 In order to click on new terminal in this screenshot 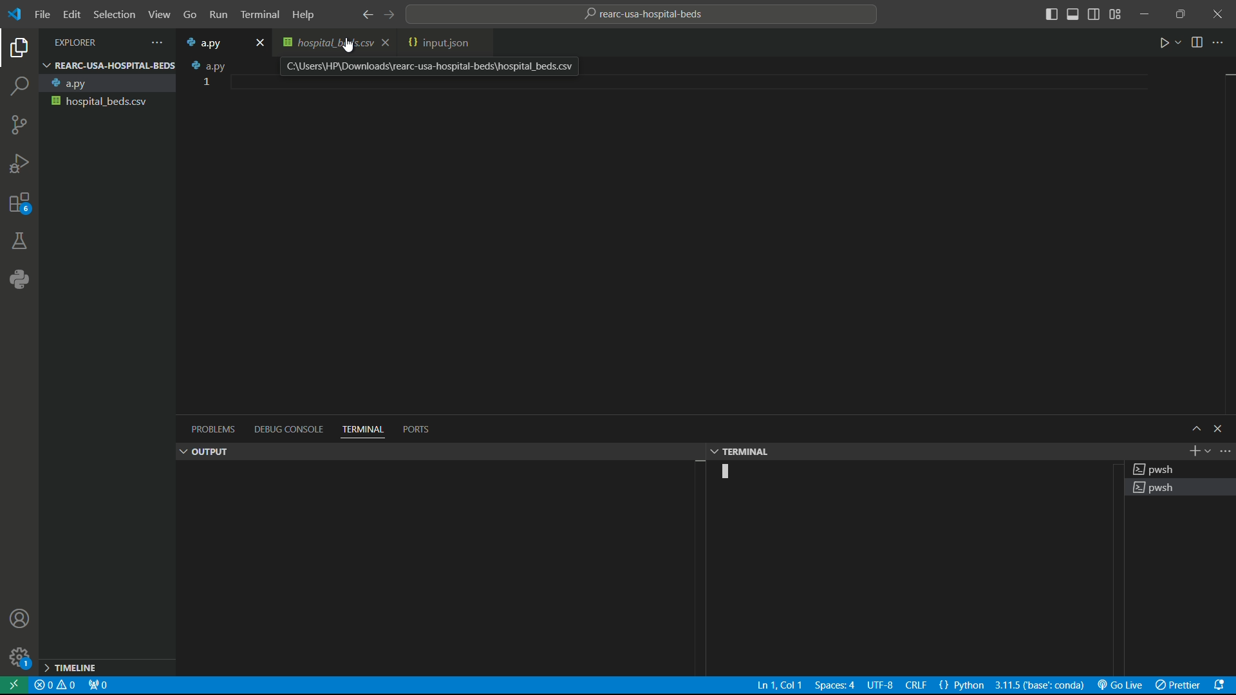, I will do `click(1193, 451)`.